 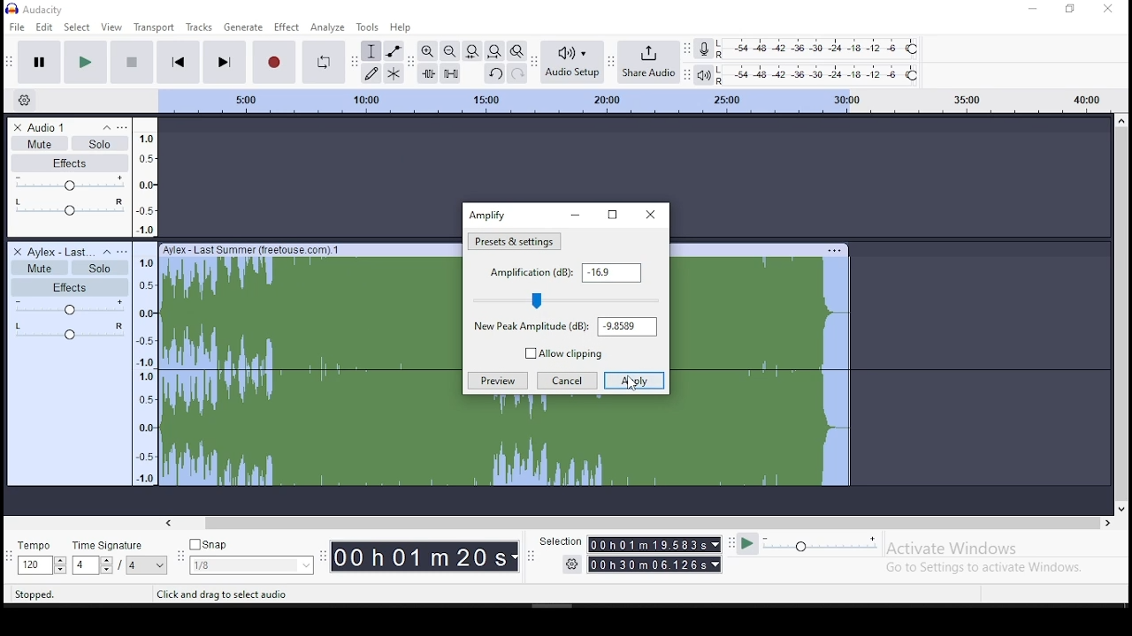 What do you see at coordinates (494, 73) in the screenshot?
I see `undo` at bounding box center [494, 73].